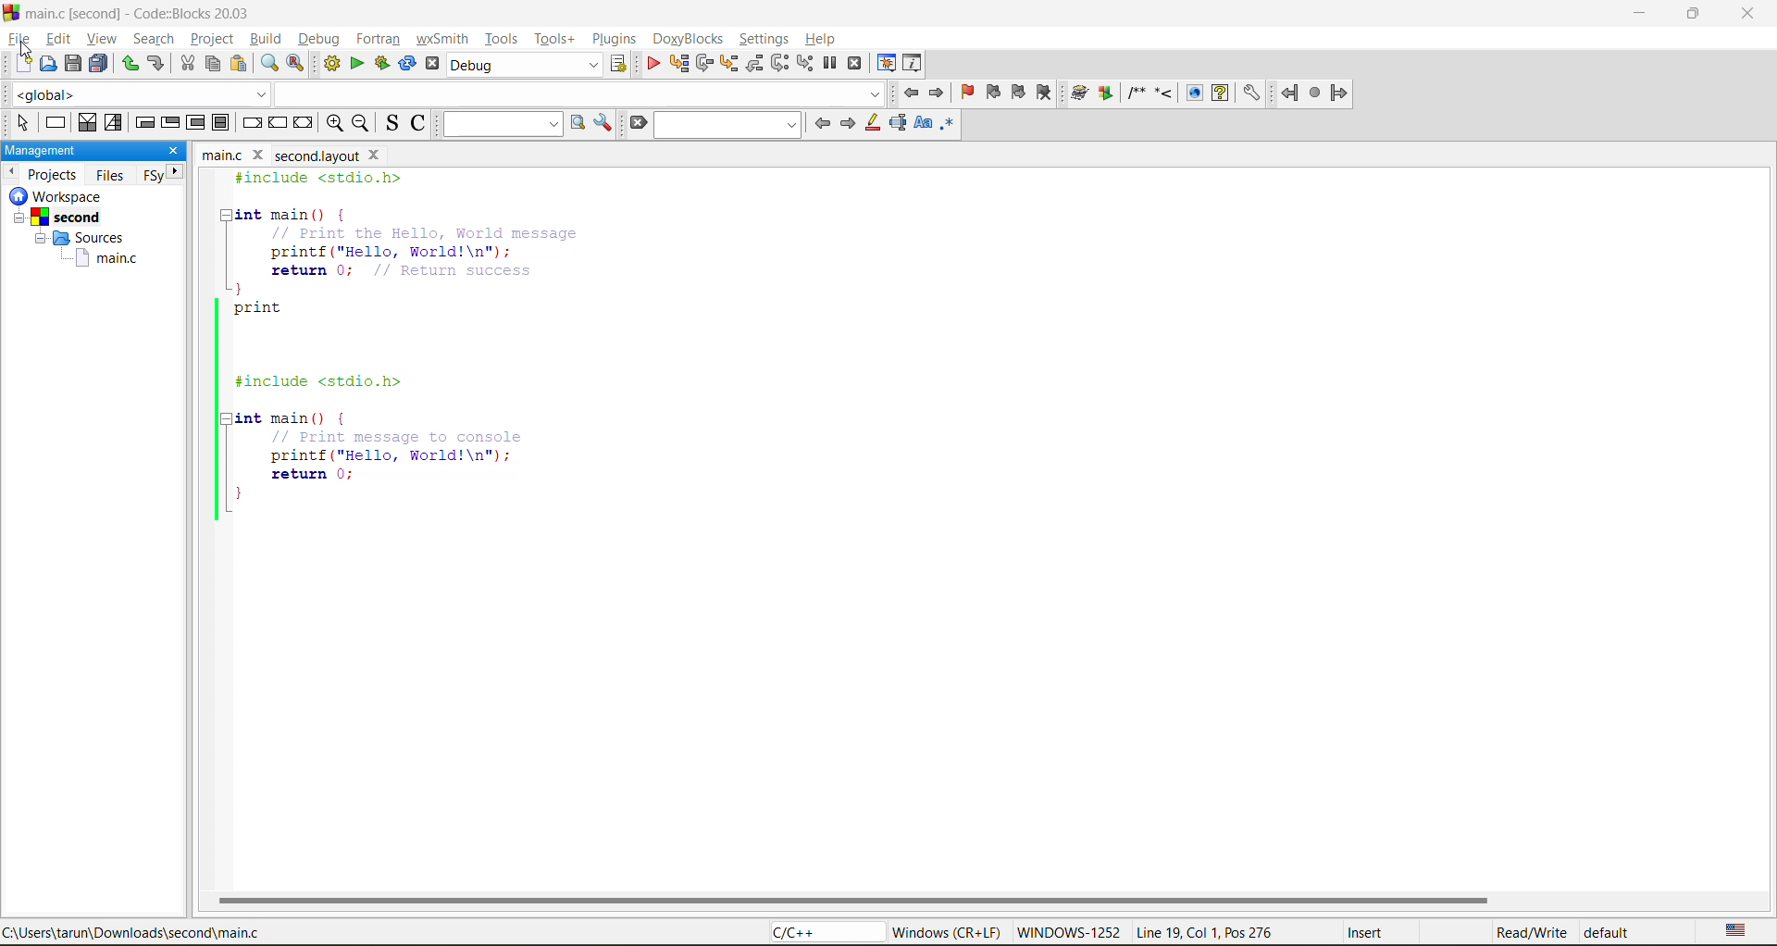 The width and height of the screenshot is (1777, 946). What do you see at coordinates (1639, 14) in the screenshot?
I see `minimize` at bounding box center [1639, 14].